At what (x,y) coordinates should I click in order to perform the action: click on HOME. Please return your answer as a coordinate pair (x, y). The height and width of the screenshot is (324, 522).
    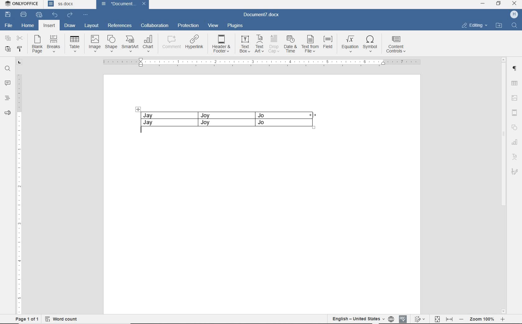
    Looking at the image, I should click on (28, 25).